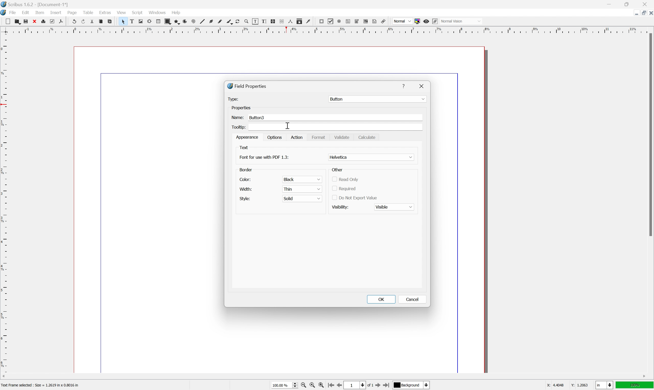  What do you see at coordinates (61, 22) in the screenshot?
I see `save as pdf` at bounding box center [61, 22].